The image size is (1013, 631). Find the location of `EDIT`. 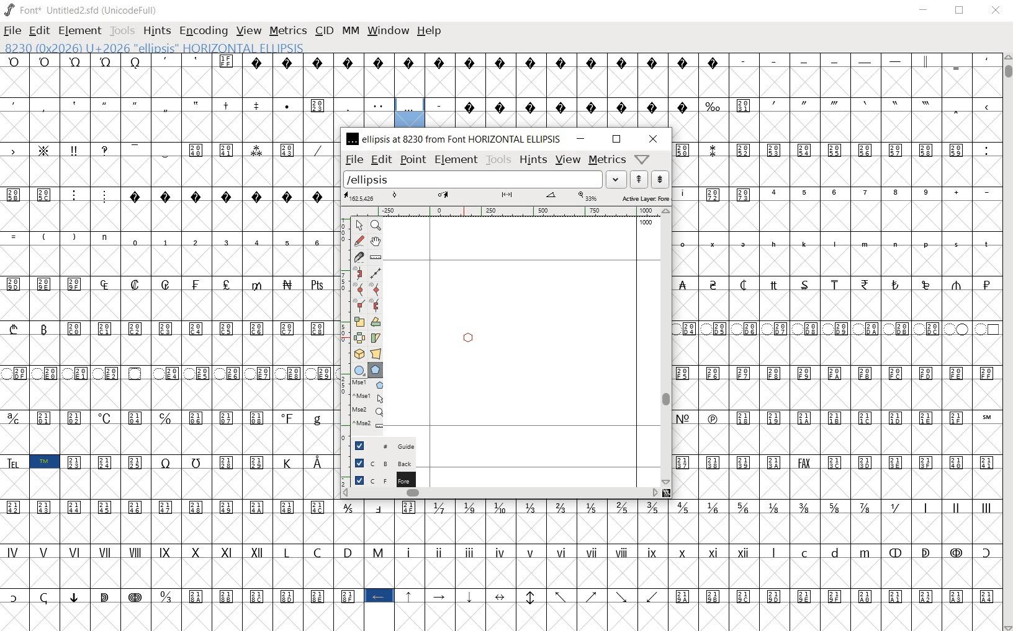

EDIT is located at coordinates (41, 30).